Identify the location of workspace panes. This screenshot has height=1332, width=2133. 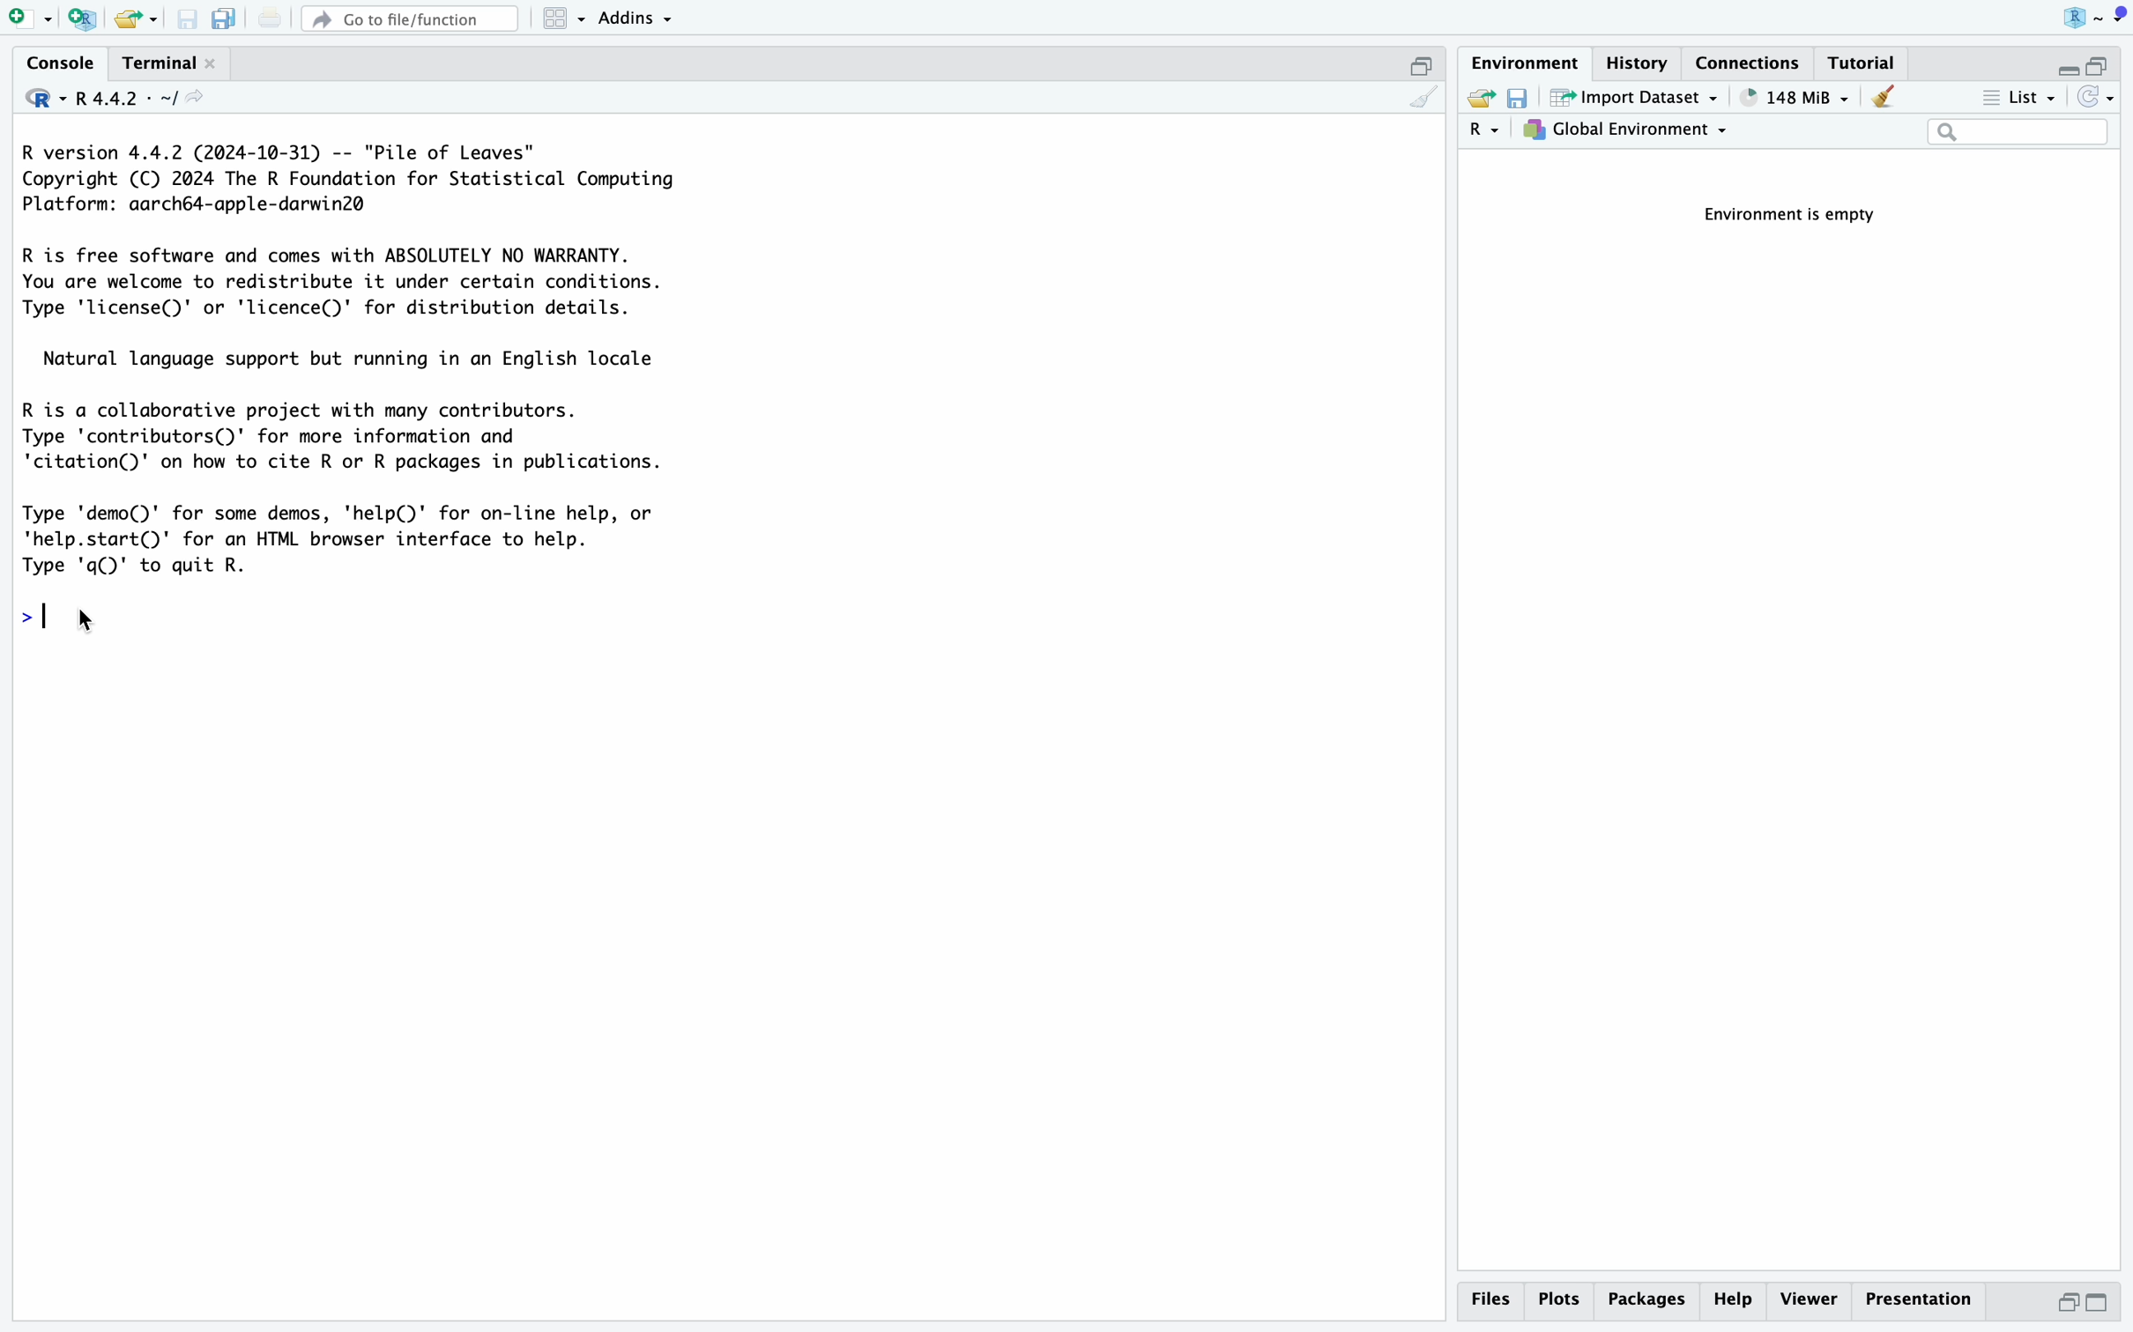
(564, 18).